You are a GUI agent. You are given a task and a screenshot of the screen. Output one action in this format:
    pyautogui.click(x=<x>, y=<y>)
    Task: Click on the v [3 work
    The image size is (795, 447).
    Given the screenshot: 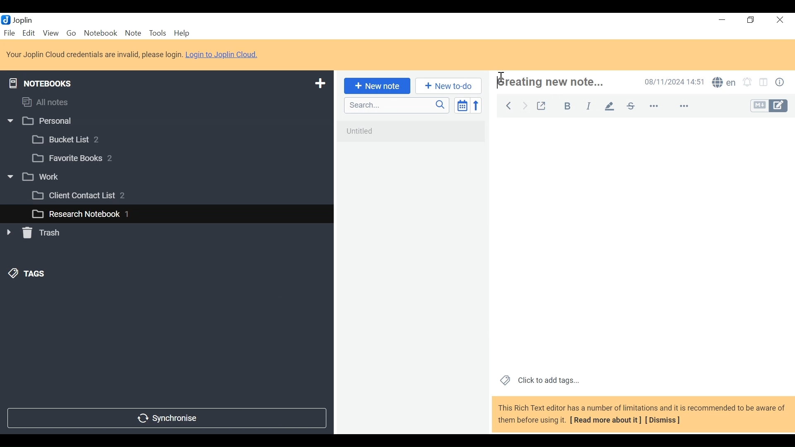 What is the action you would take?
    pyautogui.click(x=43, y=177)
    